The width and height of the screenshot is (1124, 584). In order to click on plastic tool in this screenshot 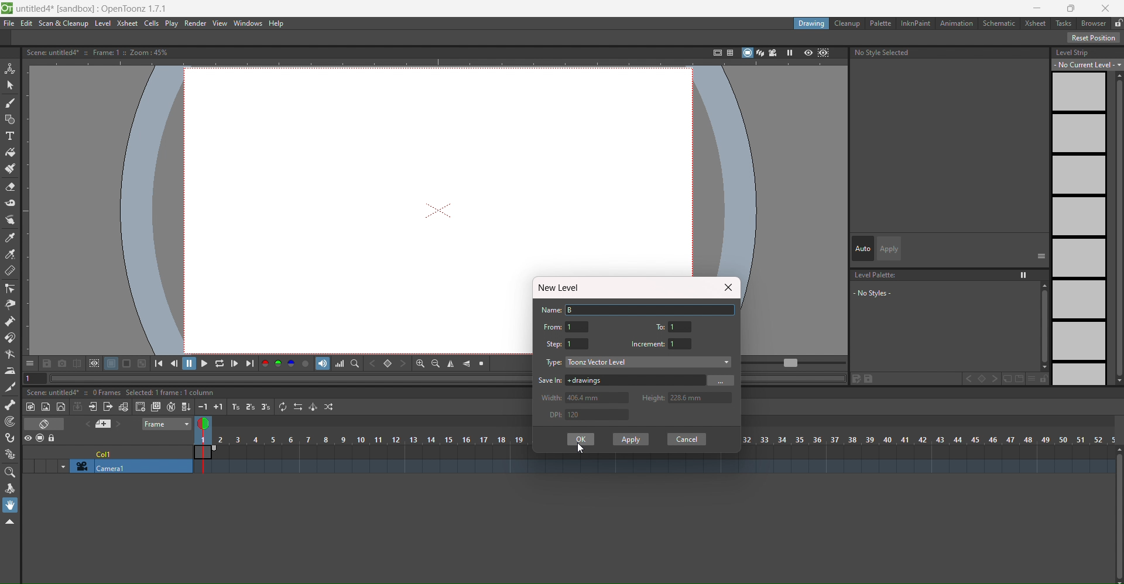, I will do `click(9, 455)`.